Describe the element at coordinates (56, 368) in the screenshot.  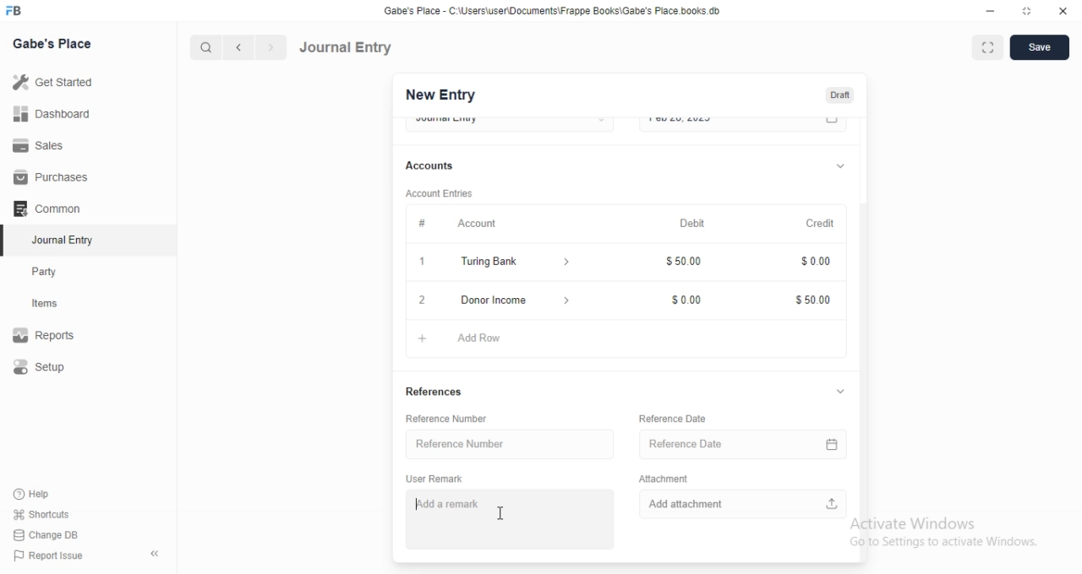
I see `Setup` at that location.